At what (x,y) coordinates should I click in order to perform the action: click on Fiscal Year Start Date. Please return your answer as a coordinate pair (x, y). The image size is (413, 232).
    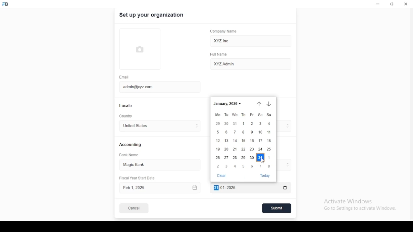
    Looking at the image, I should click on (139, 178).